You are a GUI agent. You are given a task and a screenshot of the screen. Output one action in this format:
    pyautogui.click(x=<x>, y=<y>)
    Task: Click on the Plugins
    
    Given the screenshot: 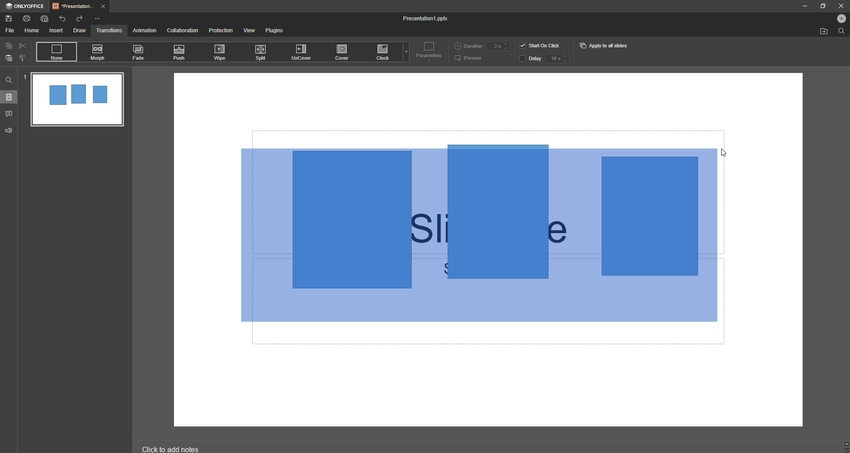 What is the action you would take?
    pyautogui.click(x=276, y=32)
    